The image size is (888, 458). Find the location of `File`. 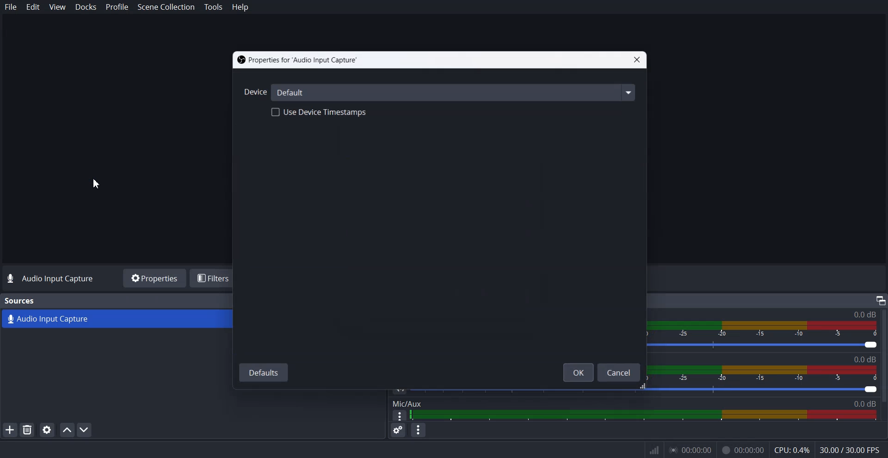

File is located at coordinates (11, 7).